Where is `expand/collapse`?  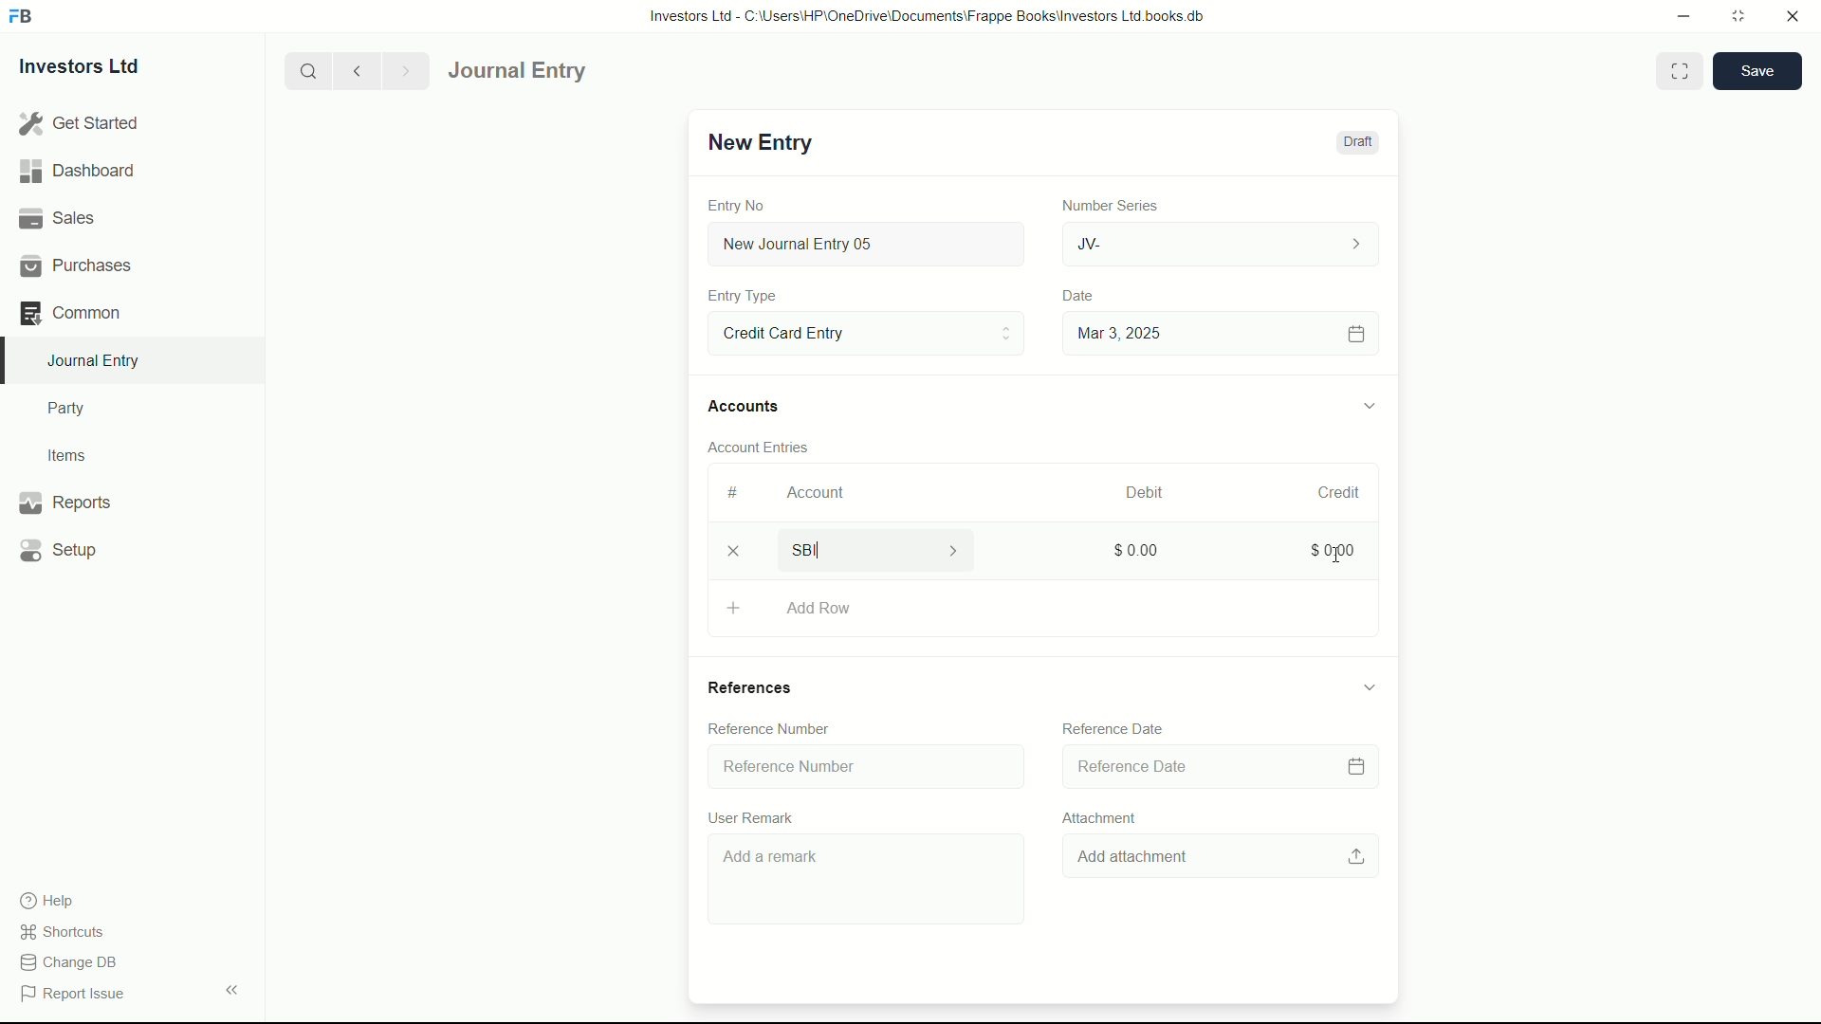
expand/collapse is located at coordinates (1368, 403).